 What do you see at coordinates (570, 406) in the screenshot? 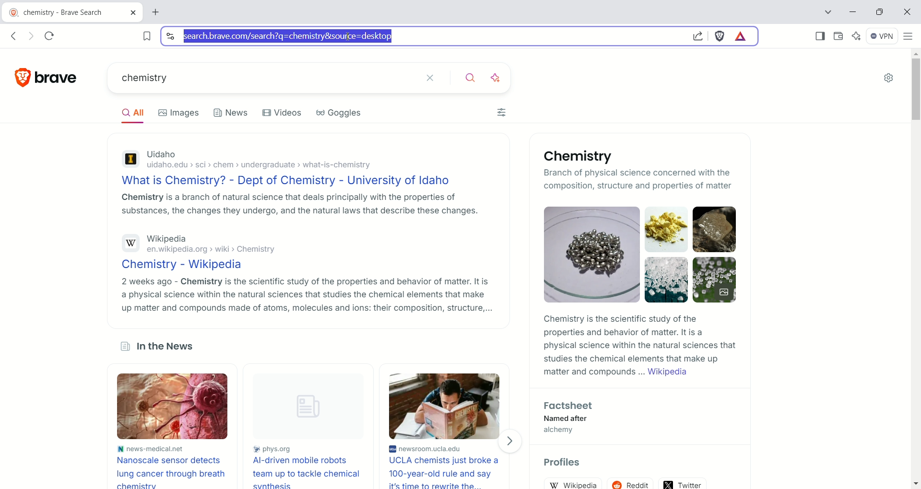
I see `Factsheet` at bounding box center [570, 406].